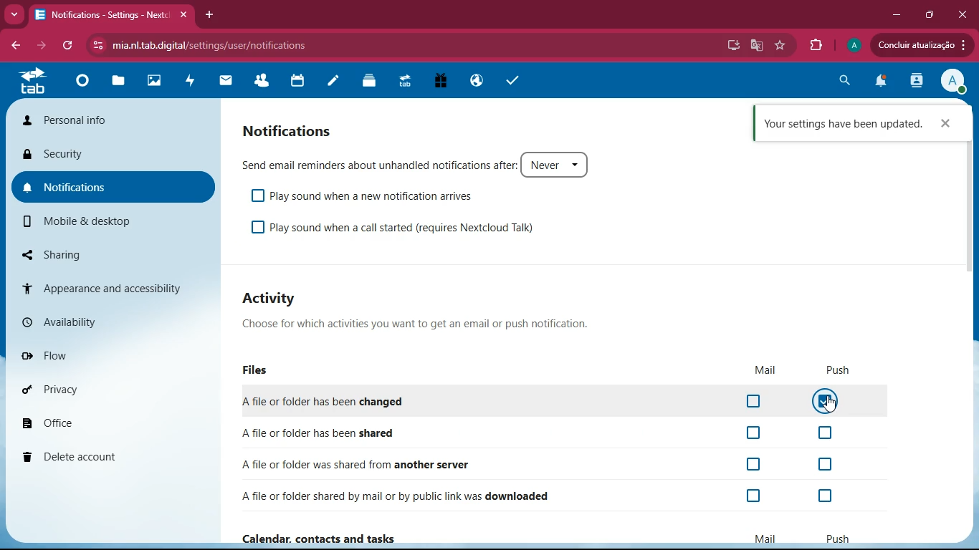 Image resolution: width=979 pixels, height=550 pixels. What do you see at coordinates (366, 193) in the screenshot?
I see `play sound` at bounding box center [366, 193].